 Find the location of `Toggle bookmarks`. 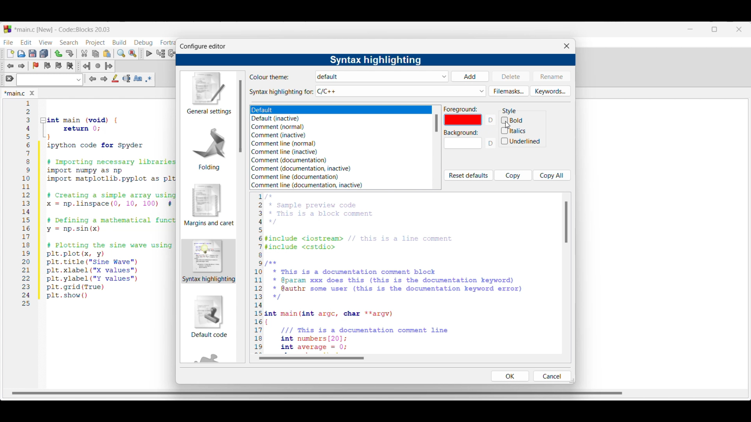

Toggle bookmarks is located at coordinates (36, 66).